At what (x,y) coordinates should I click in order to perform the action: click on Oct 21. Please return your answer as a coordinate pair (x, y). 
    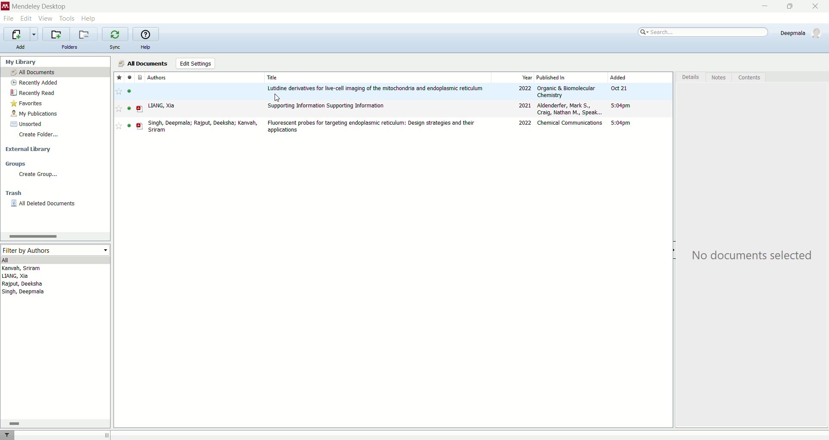
    Looking at the image, I should click on (621, 89).